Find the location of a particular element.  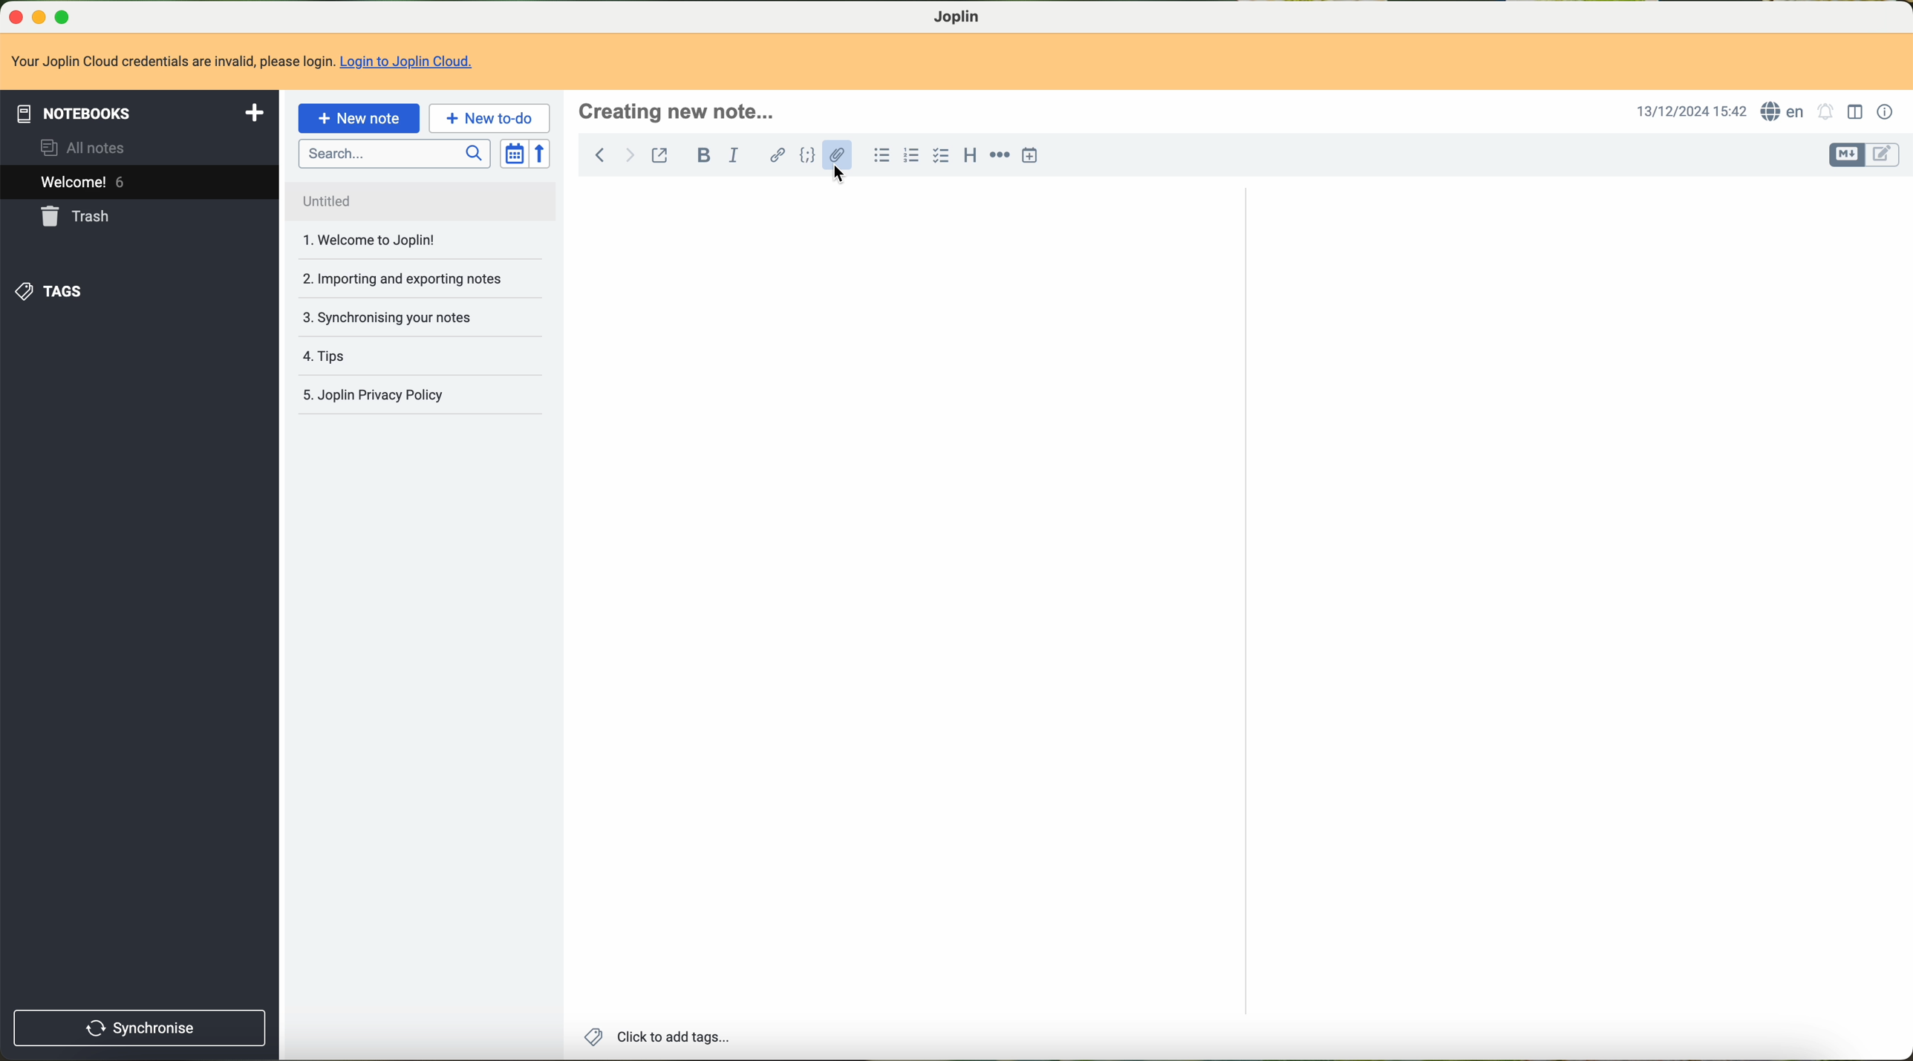

new to-do is located at coordinates (490, 119).